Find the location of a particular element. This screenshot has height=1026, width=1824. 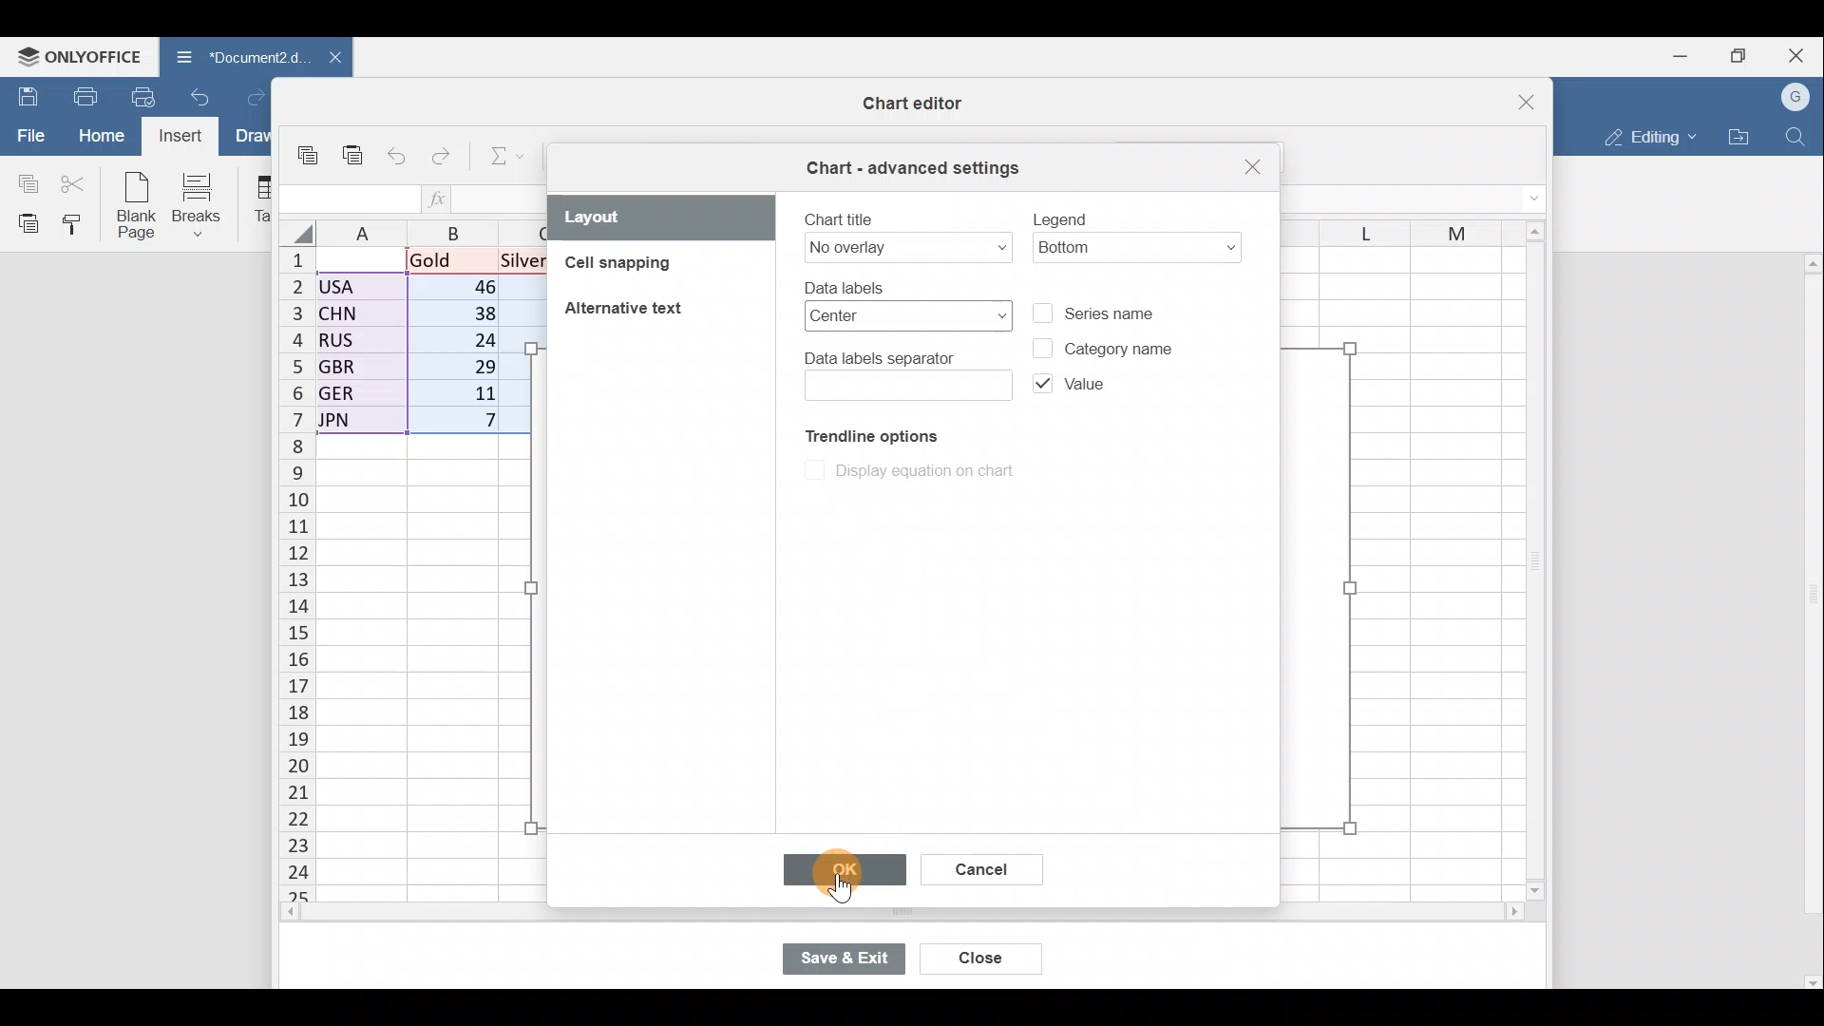

Cut is located at coordinates (74, 182).